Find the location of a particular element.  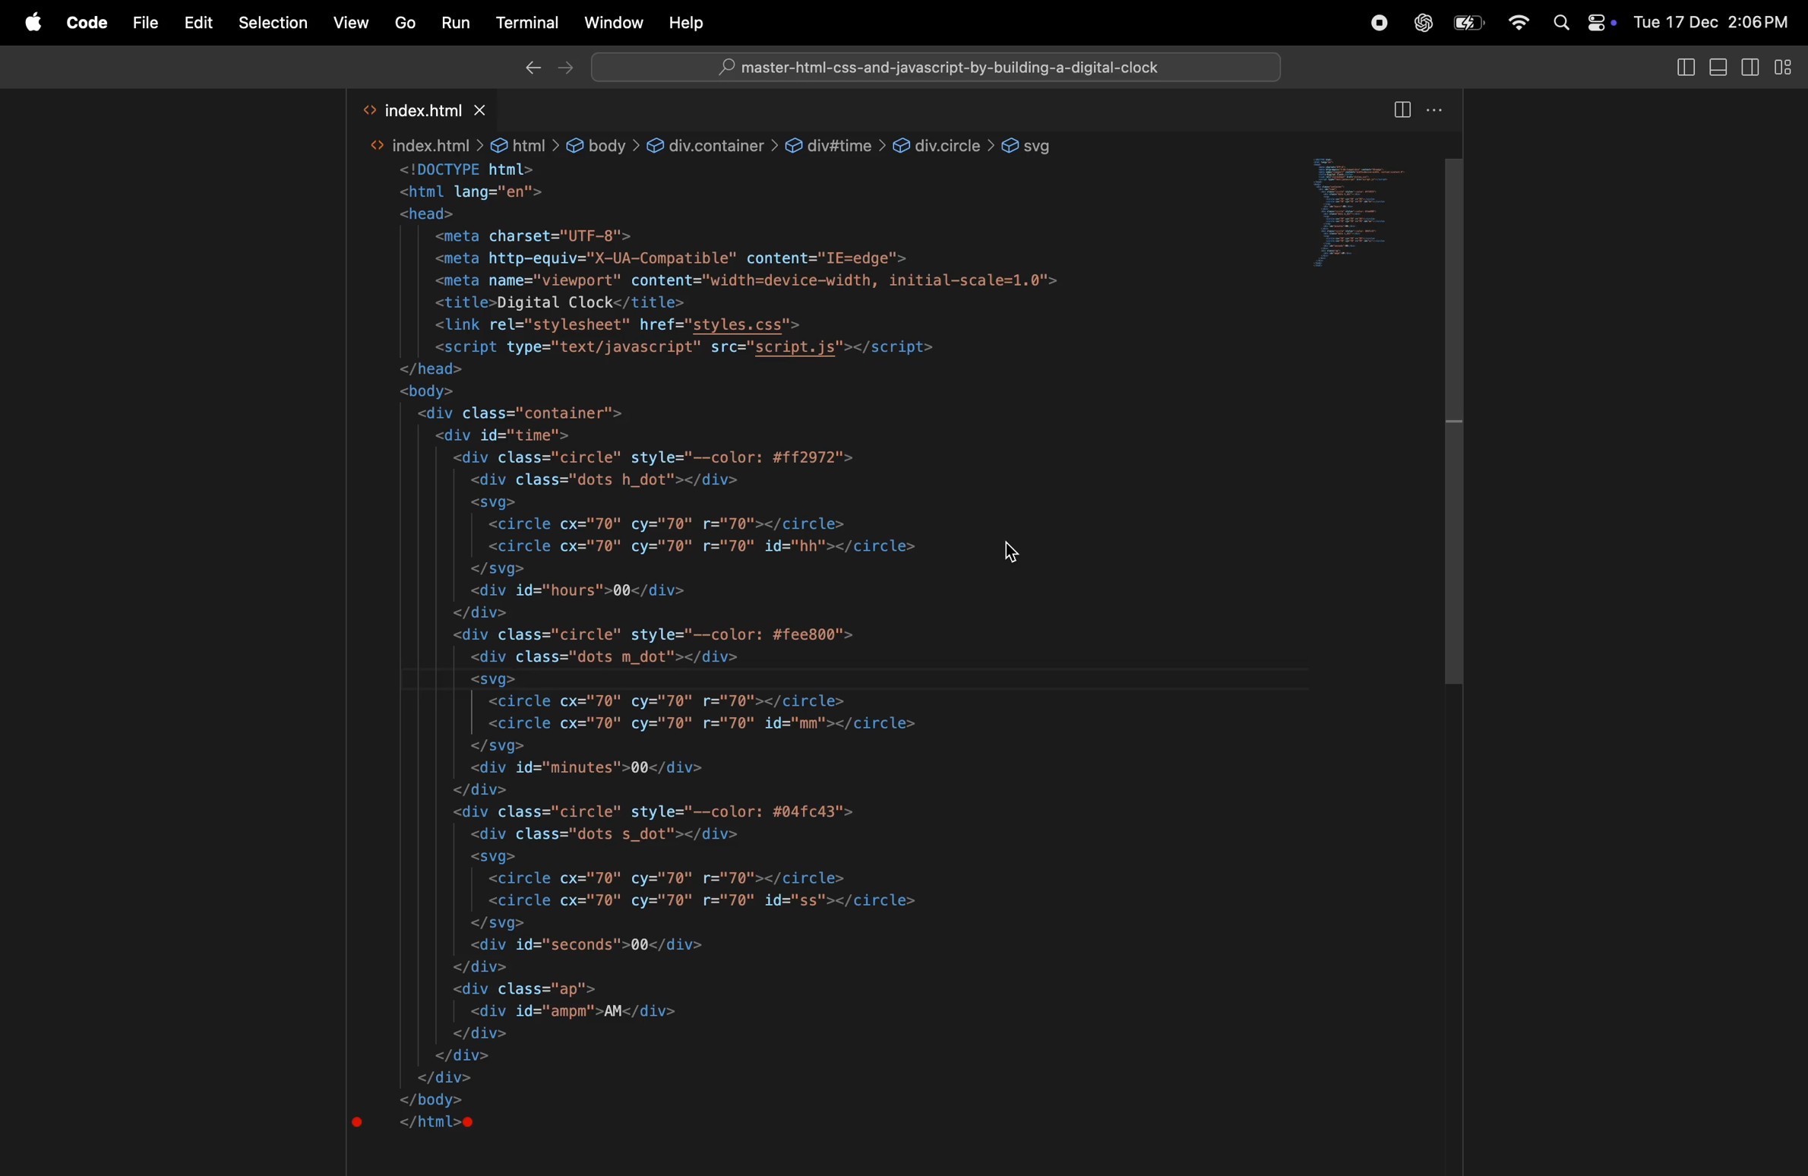

Scroll bar is located at coordinates (1461, 419).